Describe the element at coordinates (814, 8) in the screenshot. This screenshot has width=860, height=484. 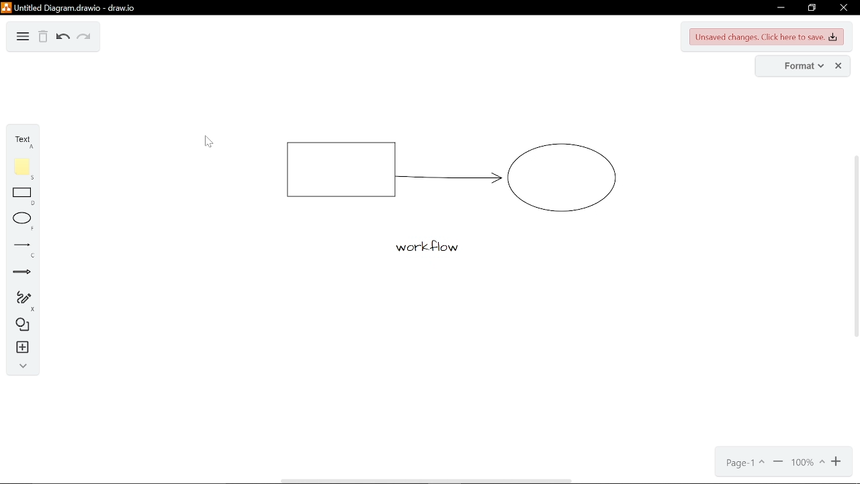
I see `restore down` at that location.